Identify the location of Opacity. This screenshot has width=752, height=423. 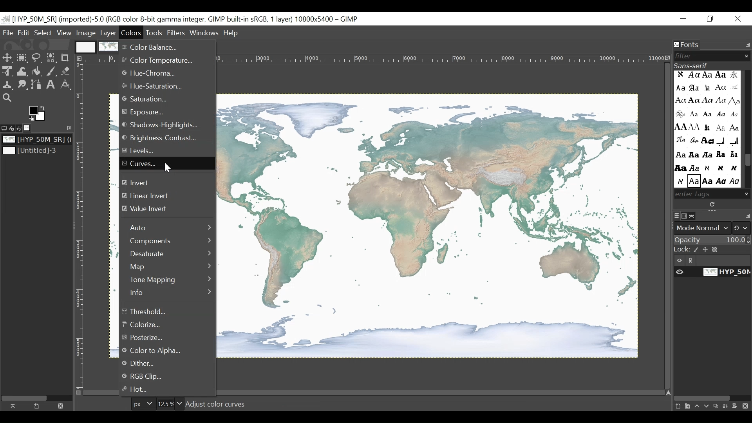
(712, 240).